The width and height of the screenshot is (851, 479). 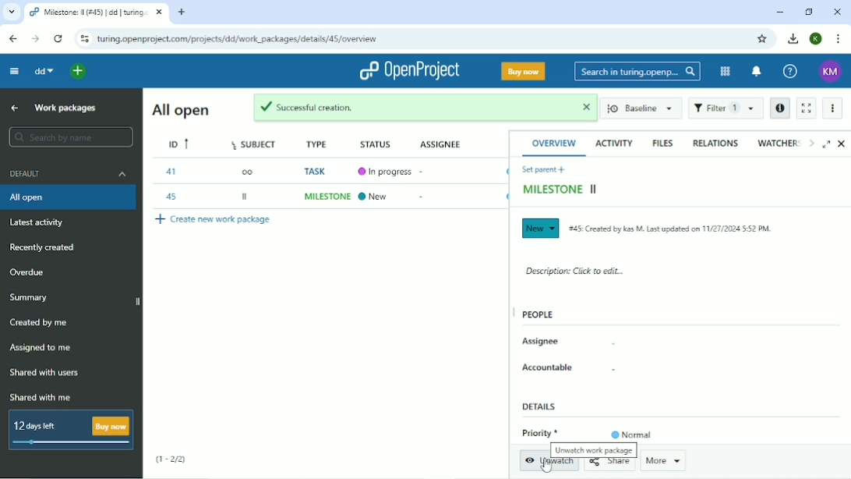 What do you see at coordinates (38, 397) in the screenshot?
I see `Shared with me` at bounding box center [38, 397].